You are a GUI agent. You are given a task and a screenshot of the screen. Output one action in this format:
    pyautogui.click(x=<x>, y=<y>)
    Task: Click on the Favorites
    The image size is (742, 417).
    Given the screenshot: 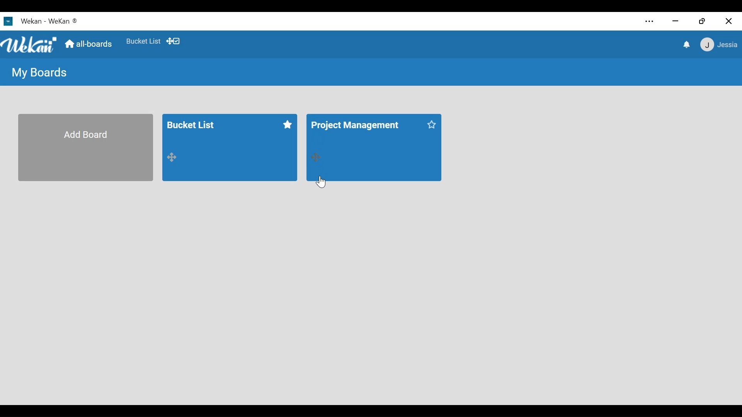 What is the action you would take?
    pyautogui.click(x=143, y=41)
    